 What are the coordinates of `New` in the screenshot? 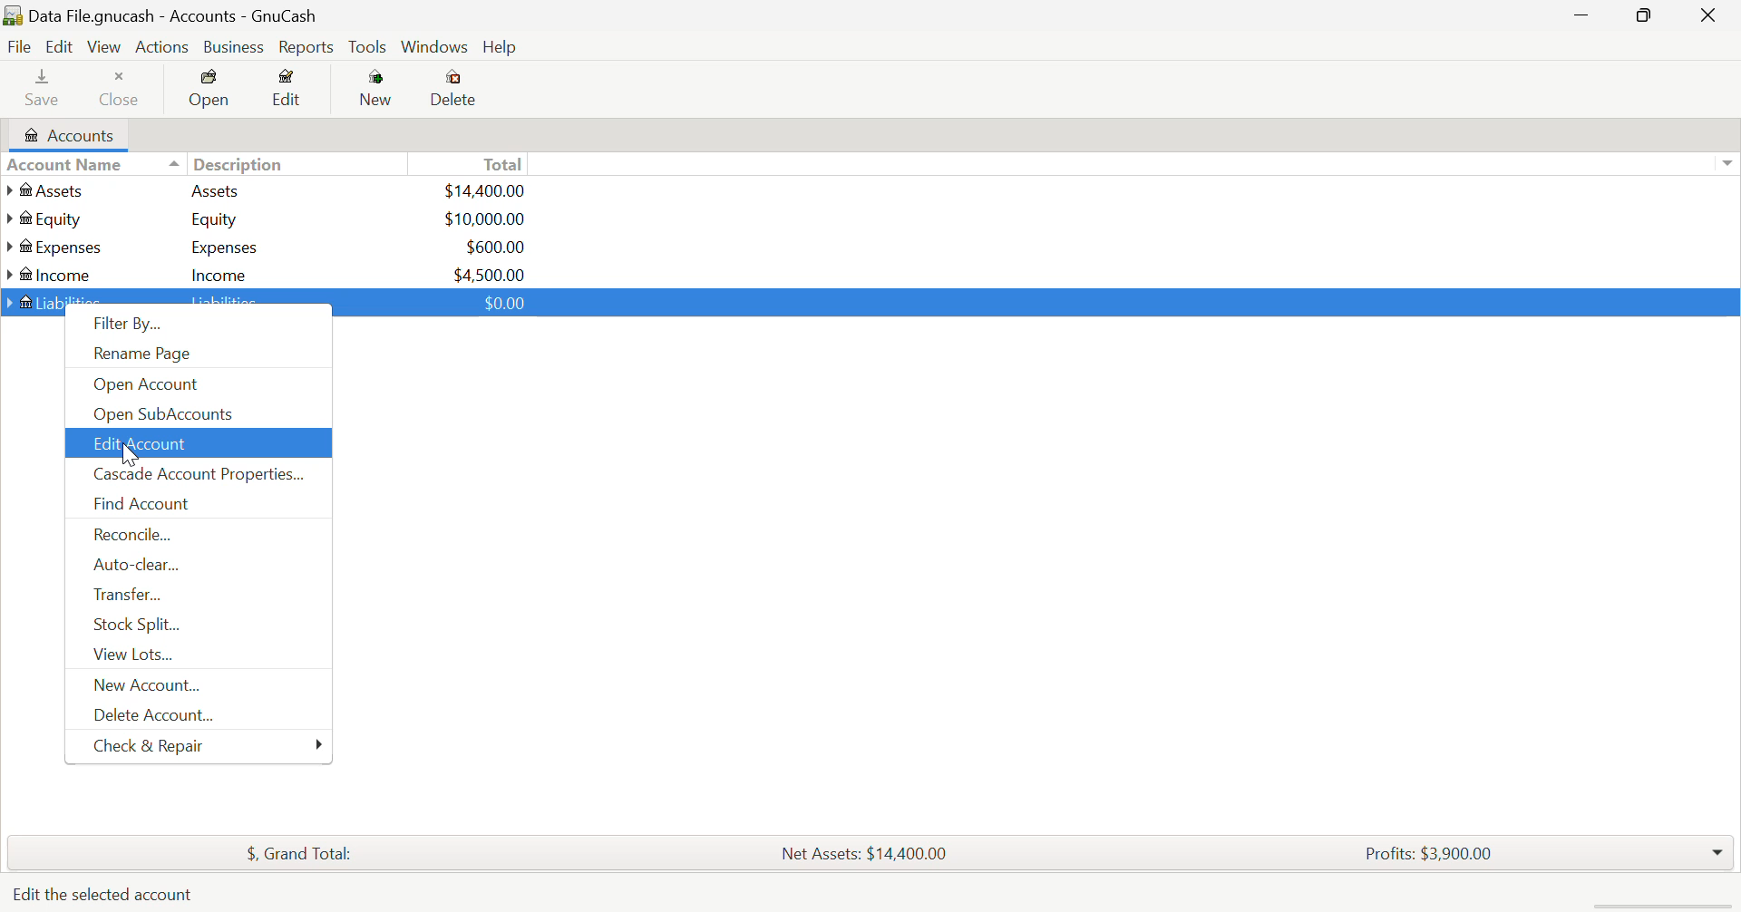 It's located at (377, 92).